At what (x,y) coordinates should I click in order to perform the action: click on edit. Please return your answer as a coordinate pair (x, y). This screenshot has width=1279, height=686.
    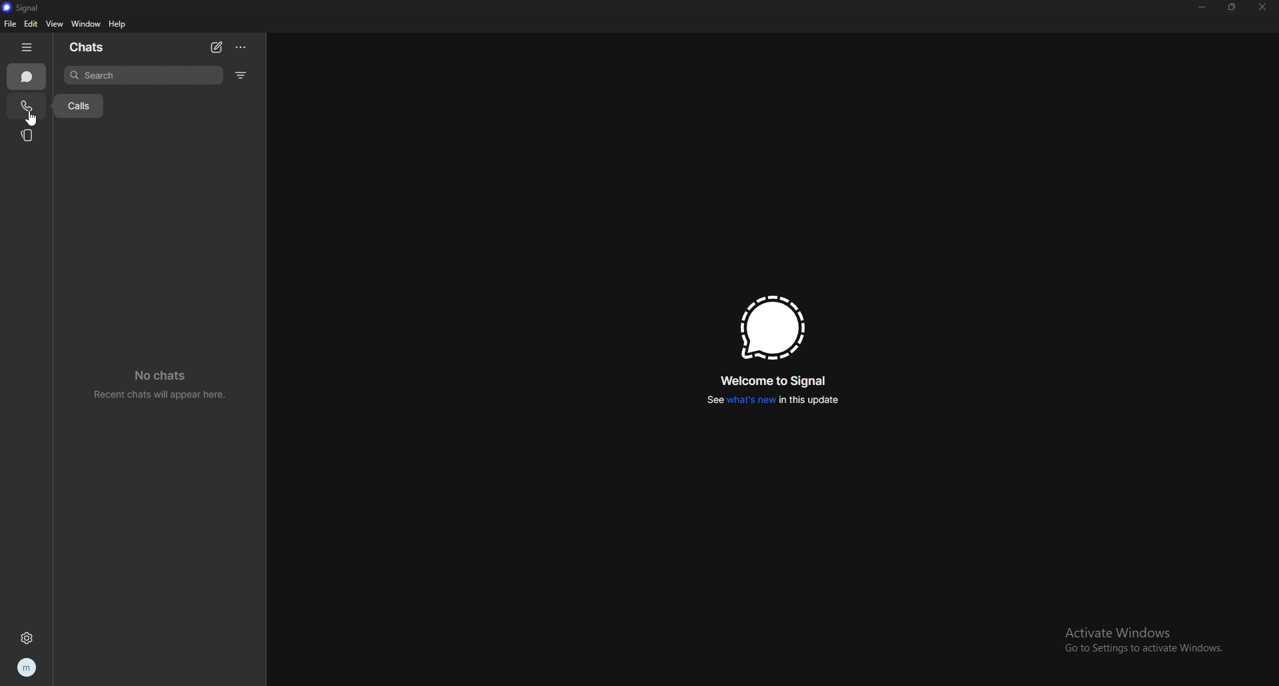
    Looking at the image, I should click on (32, 24).